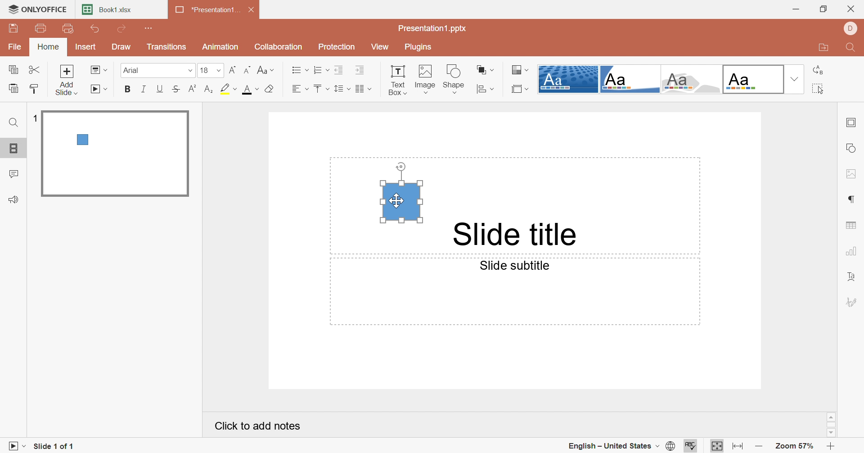 The height and width of the screenshot is (453, 864). What do you see at coordinates (630, 80) in the screenshot?
I see `Corner` at bounding box center [630, 80].